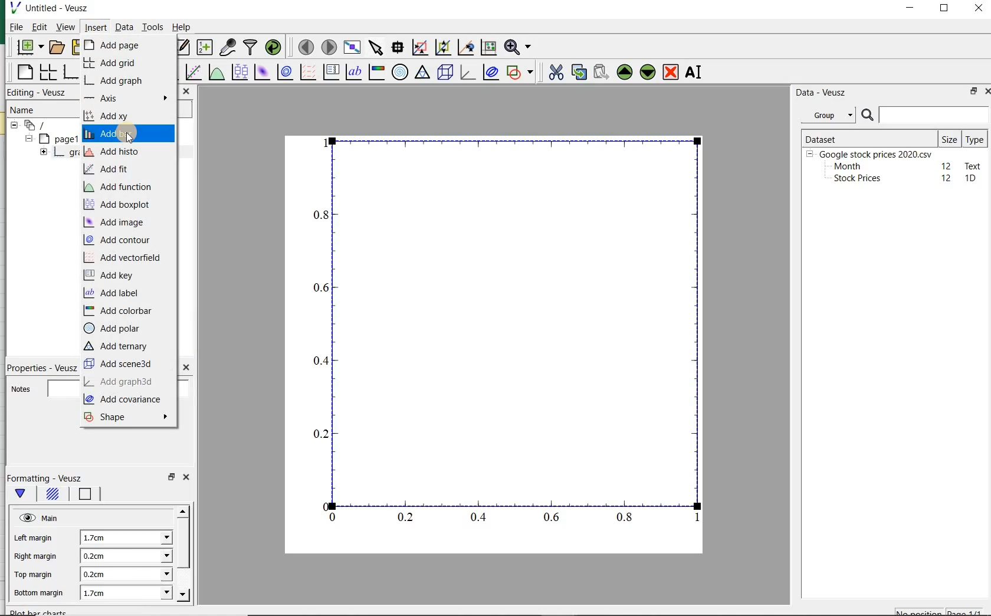 The image size is (991, 616). What do you see at coordinates (464, 48) in the screenshot?
I see `click to recenter graph axes` at bounding box center [464, 48].